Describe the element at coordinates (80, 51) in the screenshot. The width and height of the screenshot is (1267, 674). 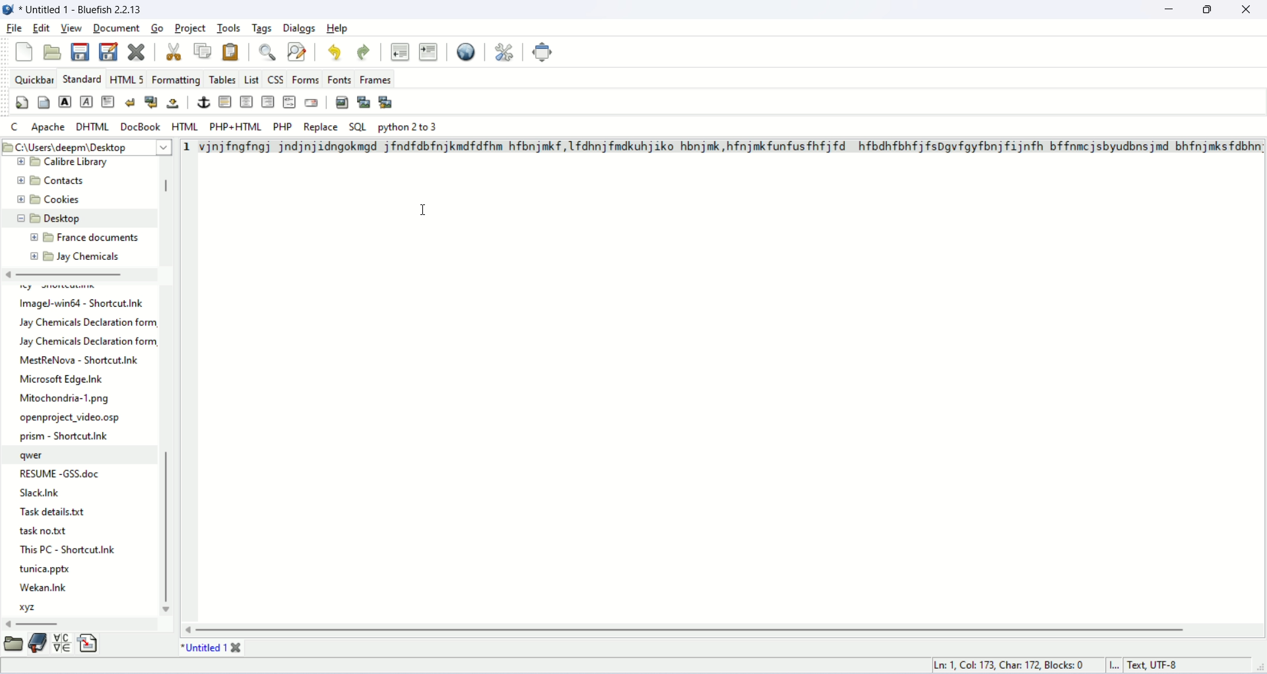
I see `save` at that location.